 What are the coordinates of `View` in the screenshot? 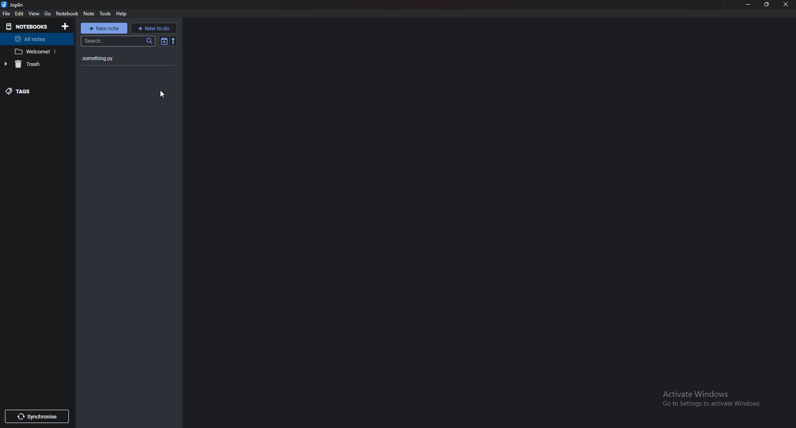 It's located at (34, 14).